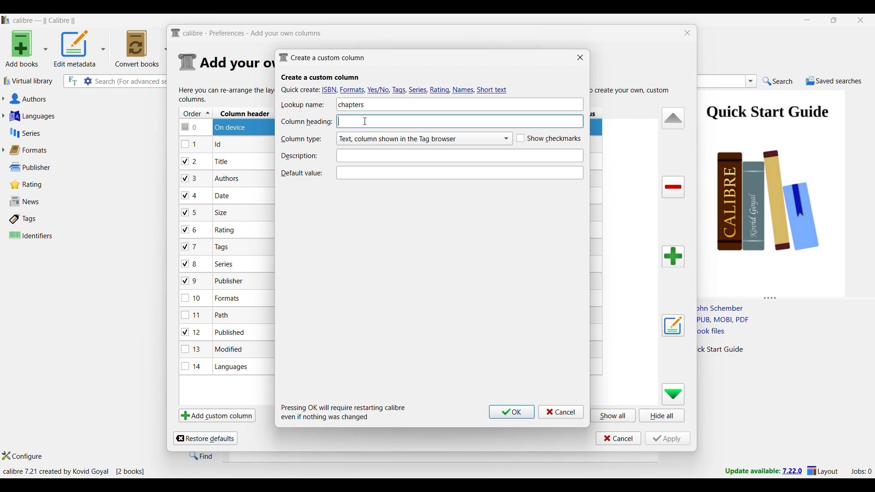  What do you see at coordinates (193, 212) in the screenshot?
I see `checkbox - 5` at bounding box center [193, 212].